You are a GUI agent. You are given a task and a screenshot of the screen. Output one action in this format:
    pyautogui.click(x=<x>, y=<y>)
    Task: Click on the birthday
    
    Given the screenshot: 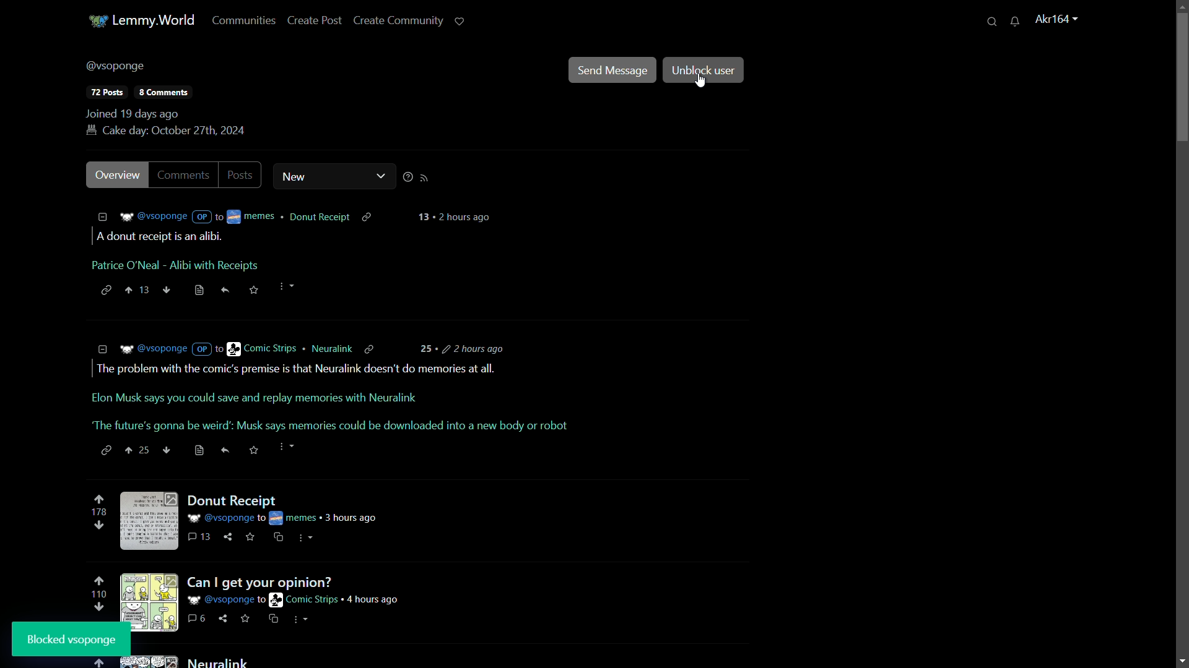 What is the action you would take?
    pyautogui.click(x=165, y=131)
    